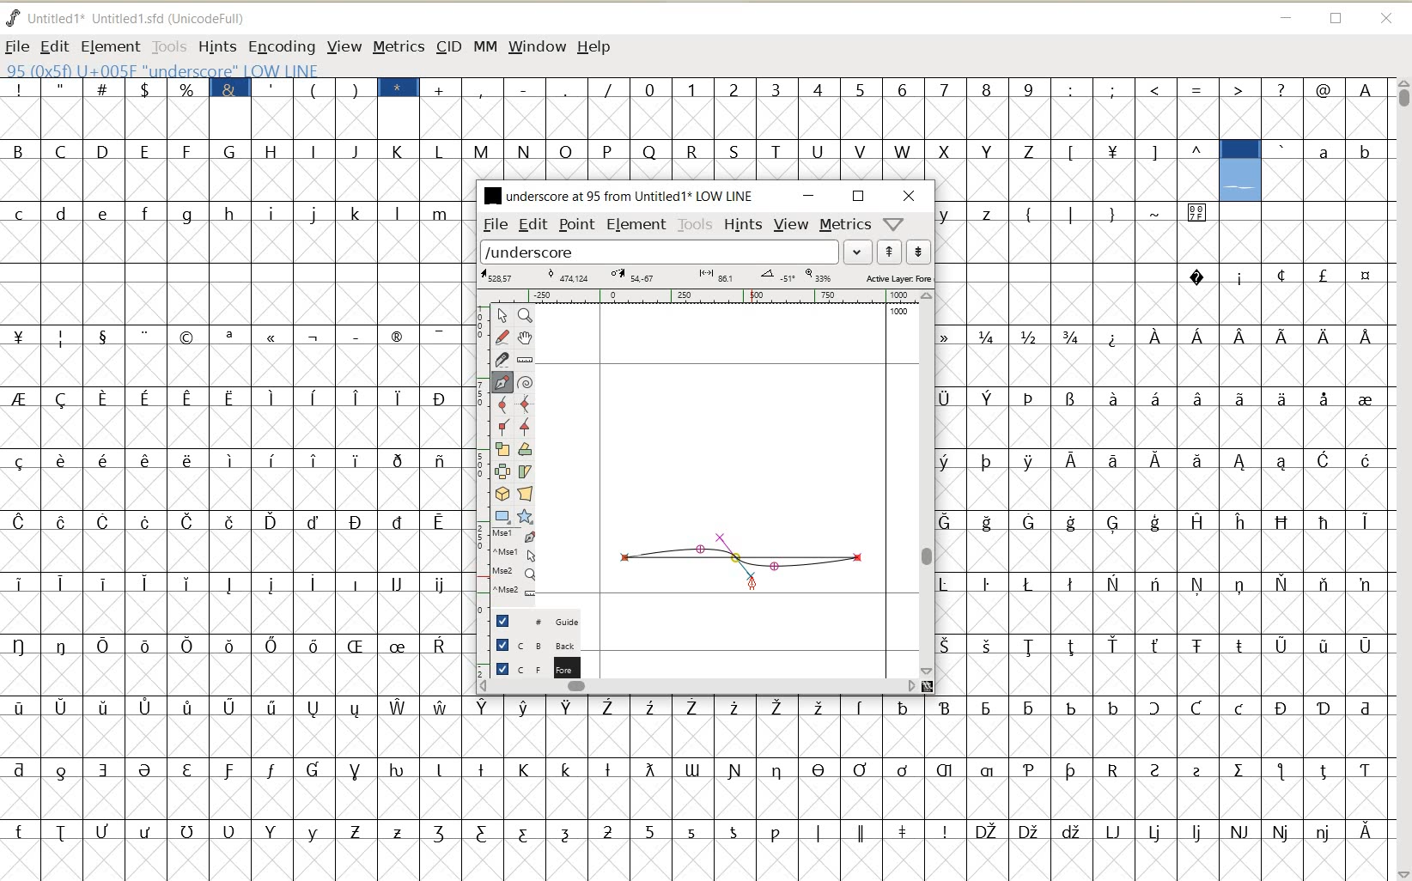 The height and width of the screenshot is (881, 1412). I want to click on MINIMIZE, so click(810, 196).